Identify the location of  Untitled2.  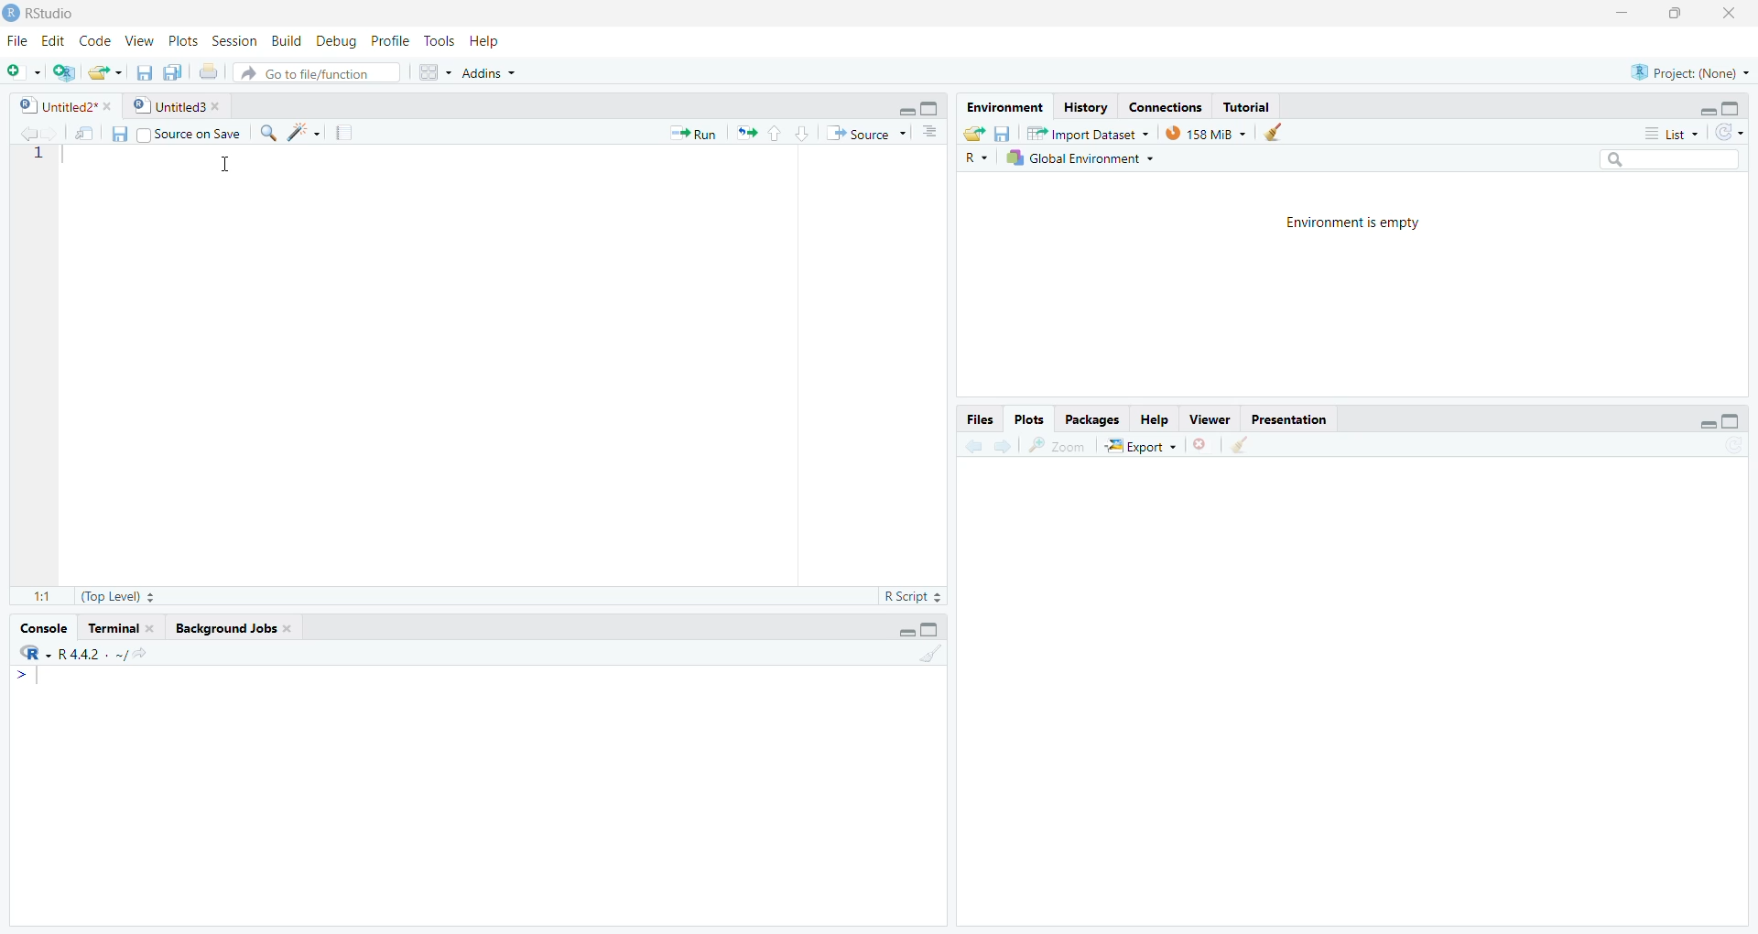
(60, 103).